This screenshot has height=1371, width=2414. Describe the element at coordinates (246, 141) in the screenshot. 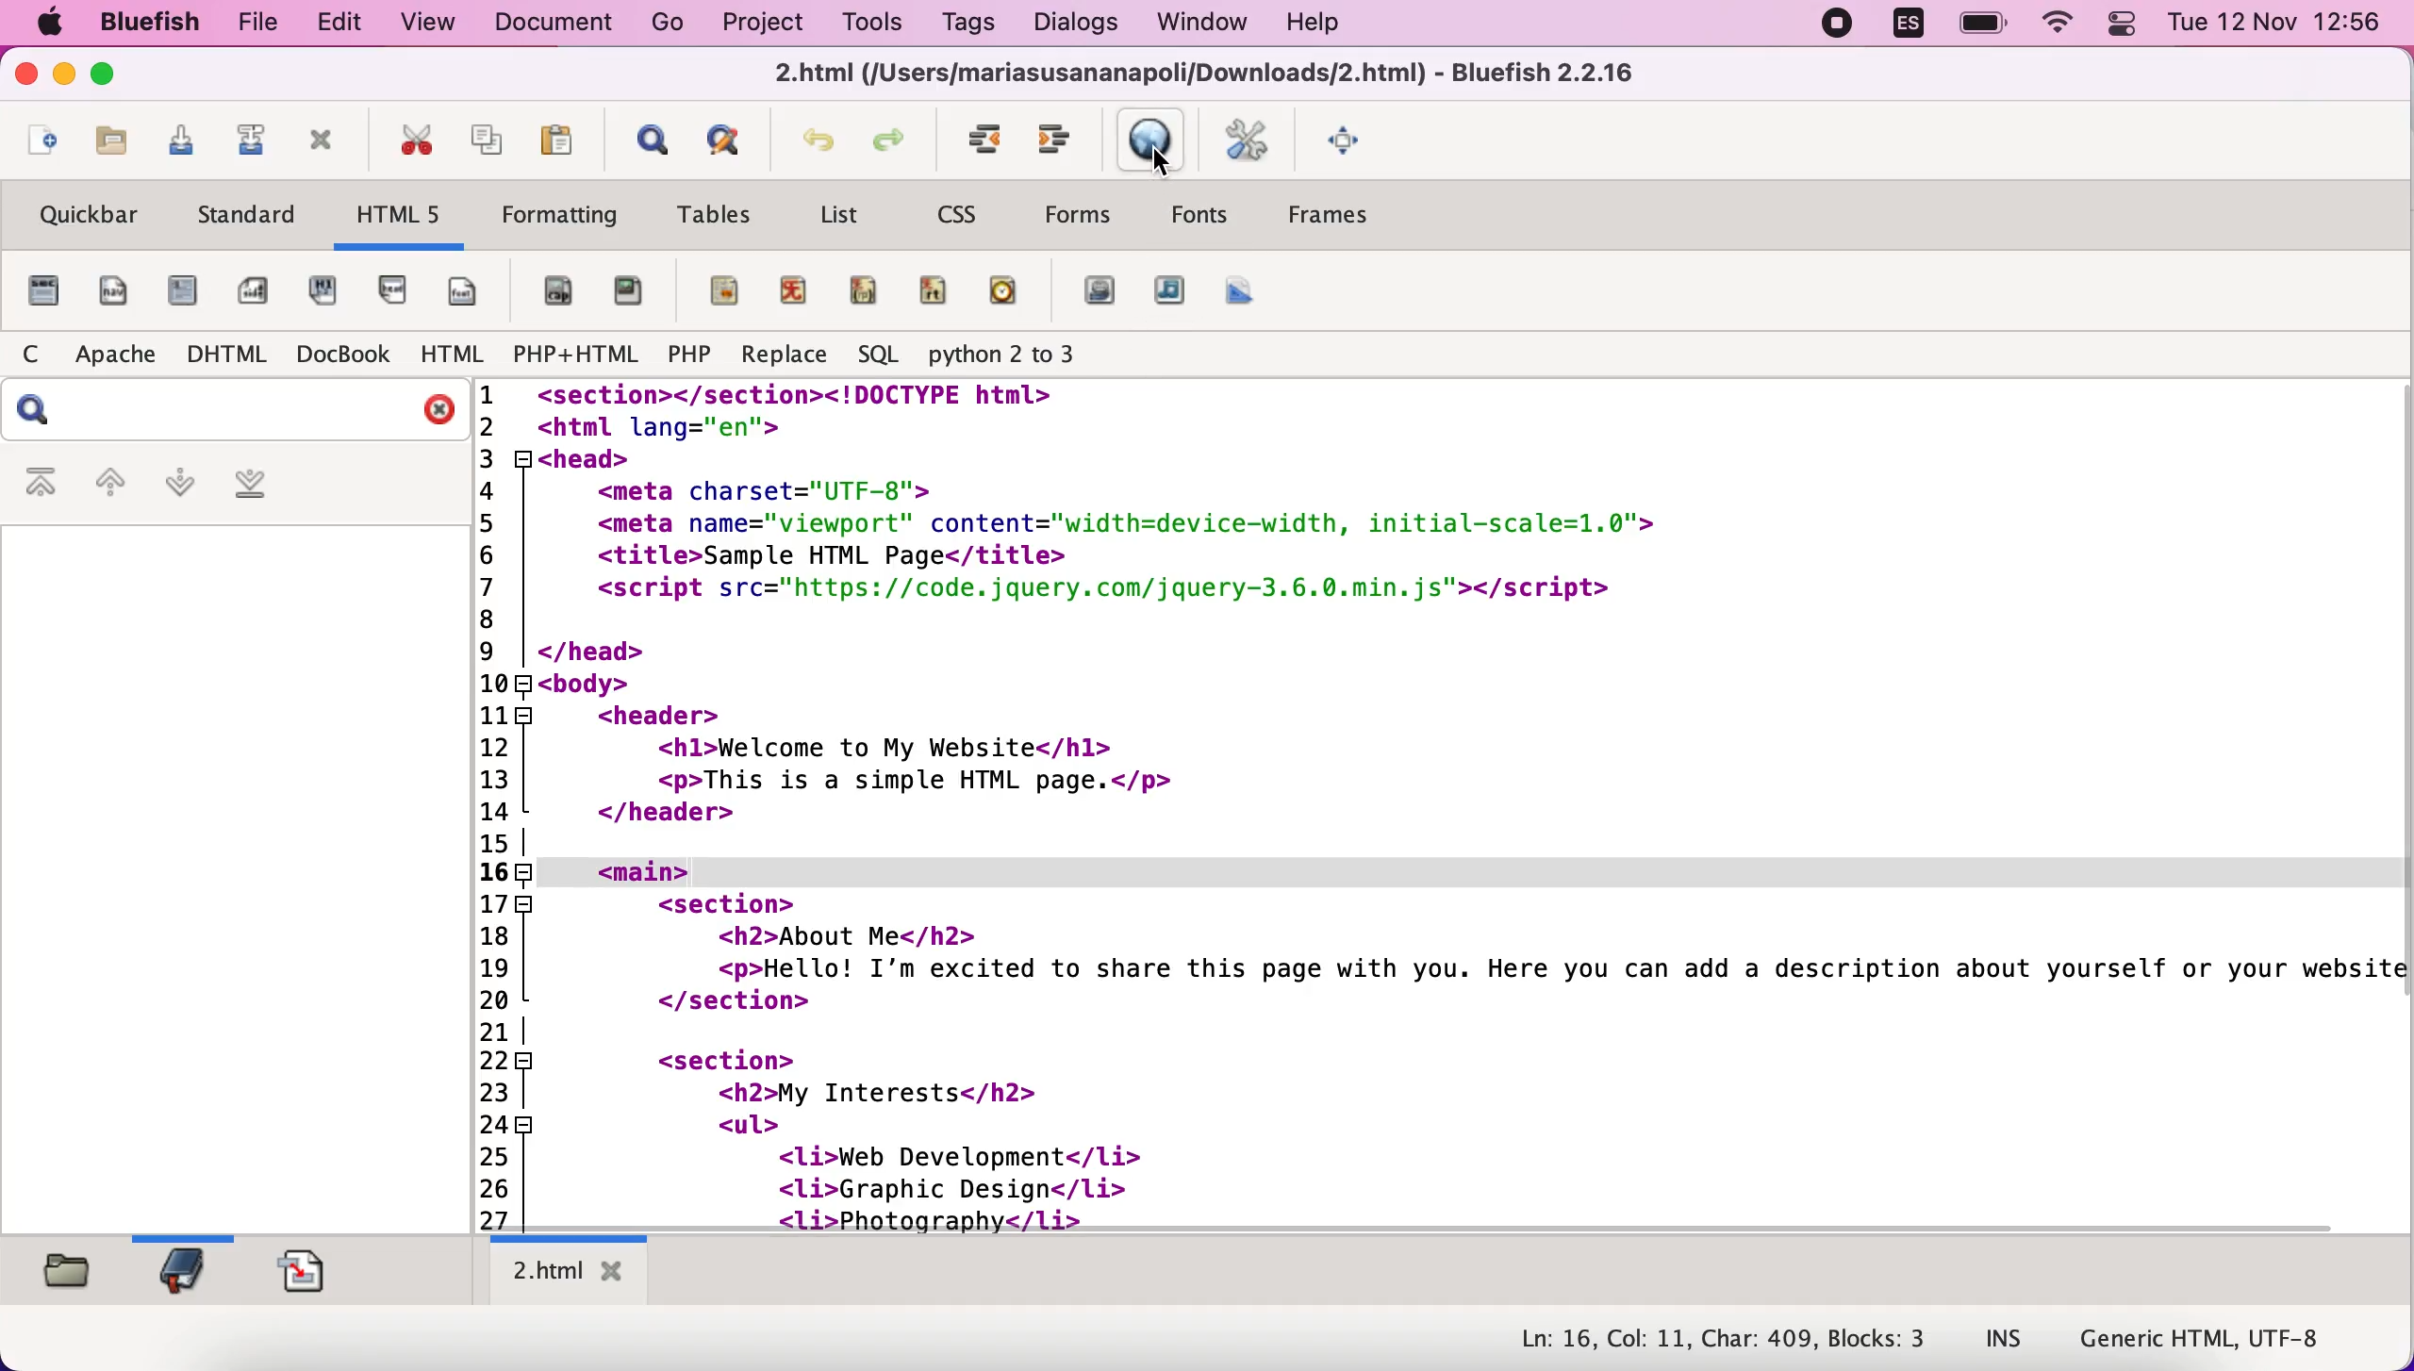

I see `save file as` at that location.